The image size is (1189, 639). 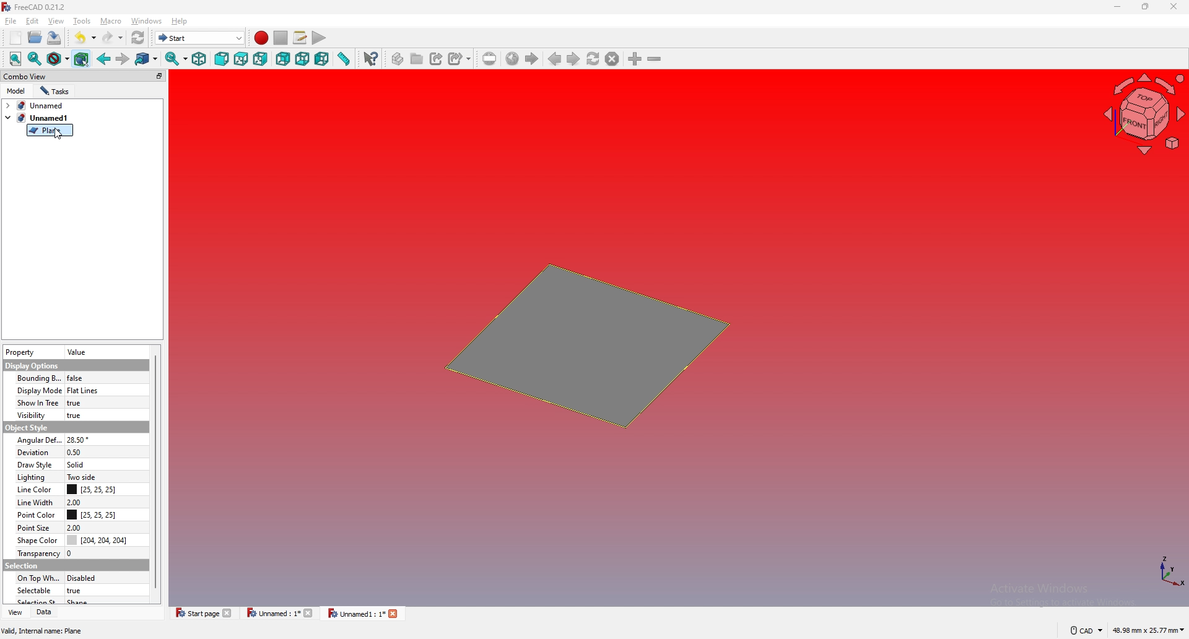 I want to click on true, so click(x=81, y=590).